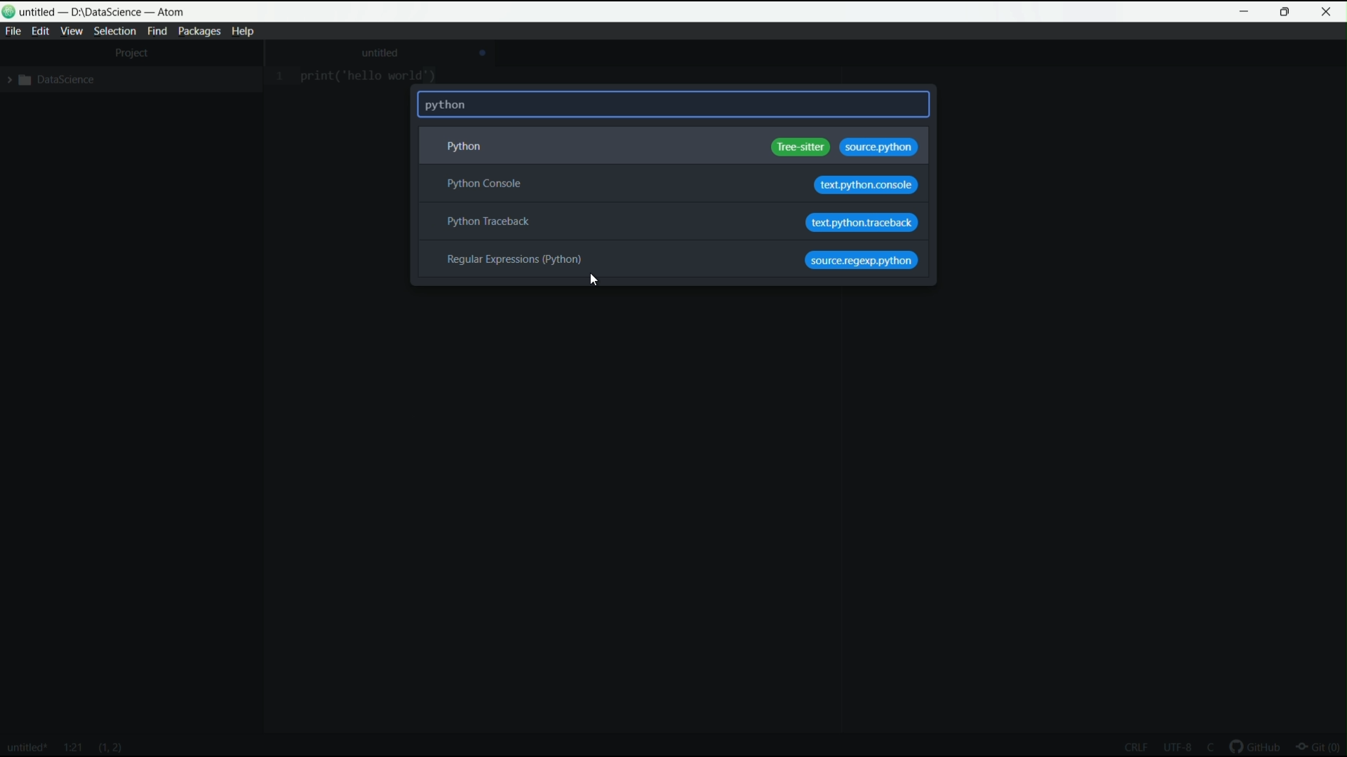 Image resolution: width=1347 pixels, height=757 pixels. I want to click on file name, so click(27, 749).